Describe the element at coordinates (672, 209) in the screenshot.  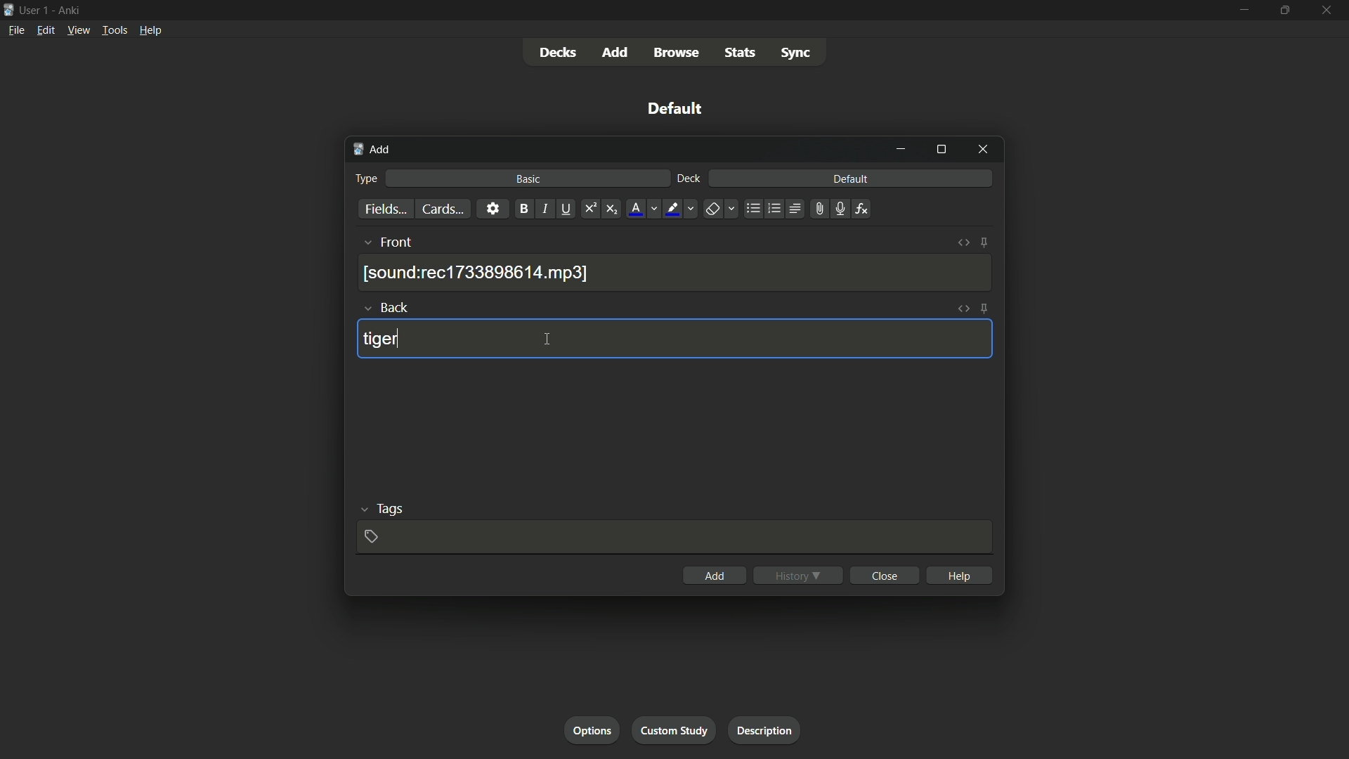
I see `highlight text` at that location.